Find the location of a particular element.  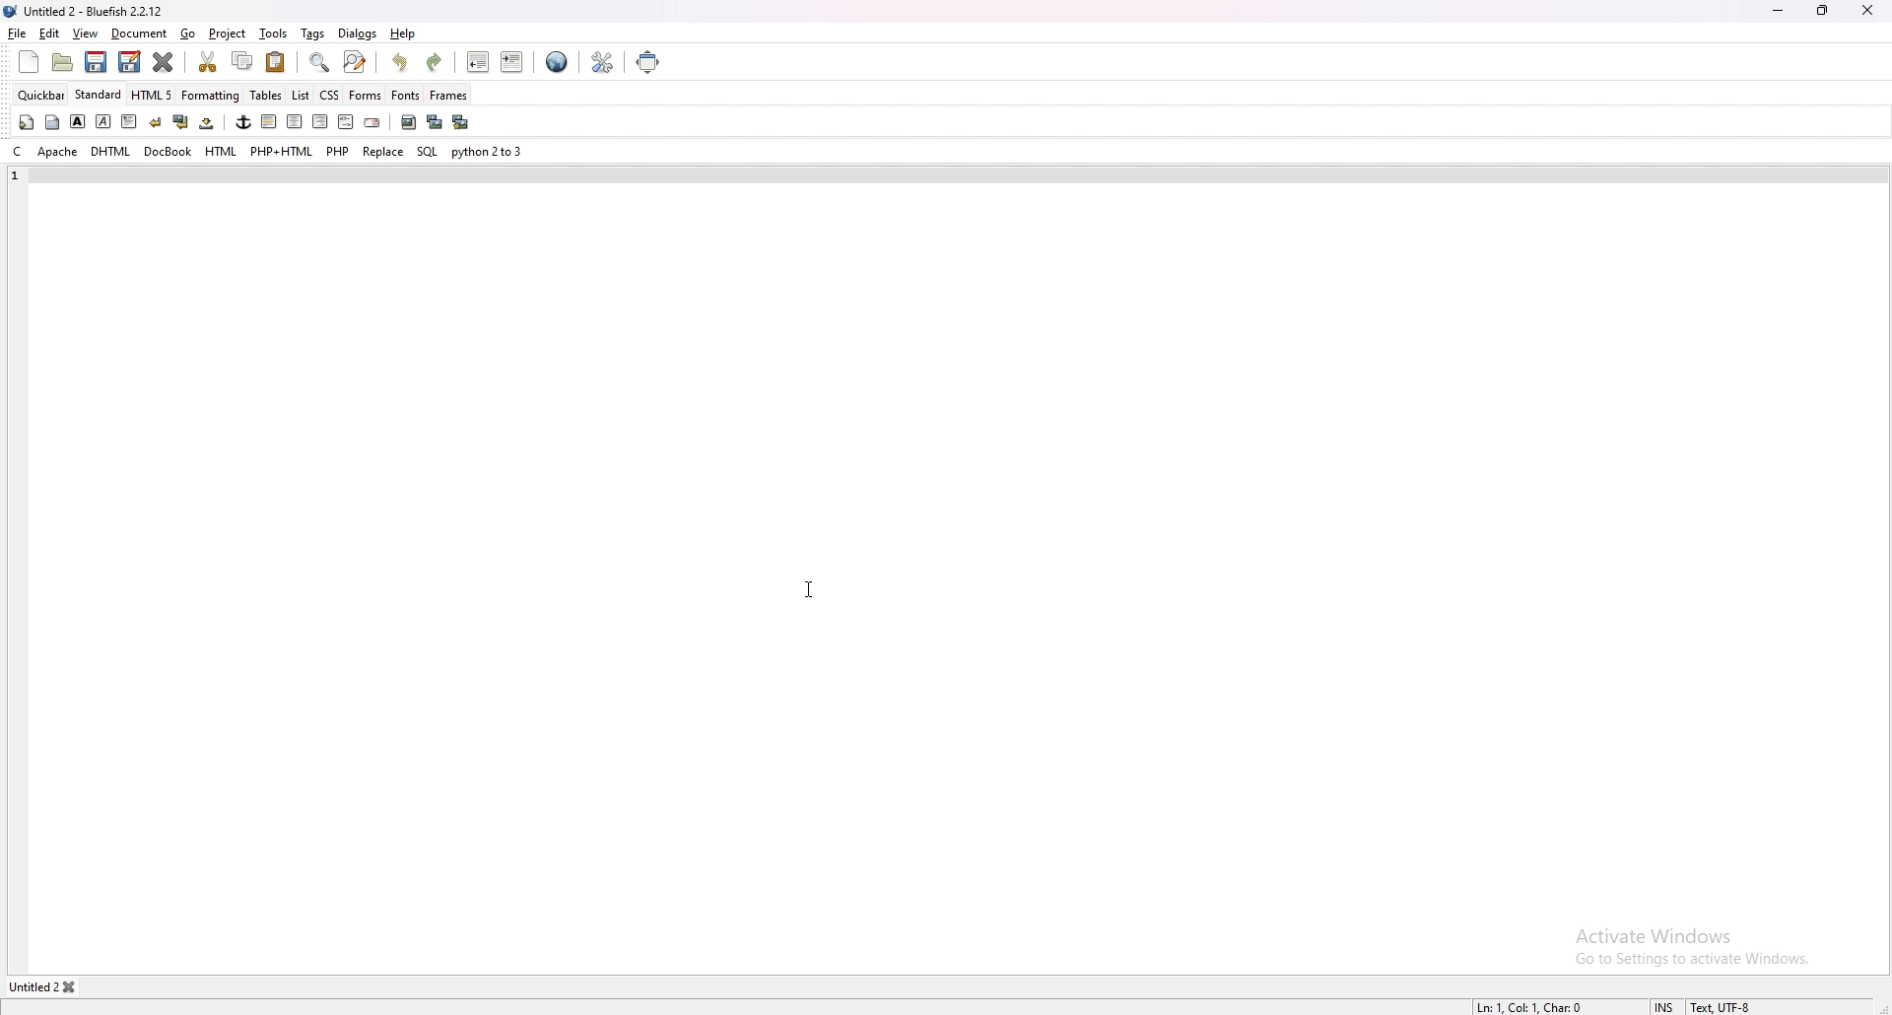

paragraph is located at coordinates (129, 122).